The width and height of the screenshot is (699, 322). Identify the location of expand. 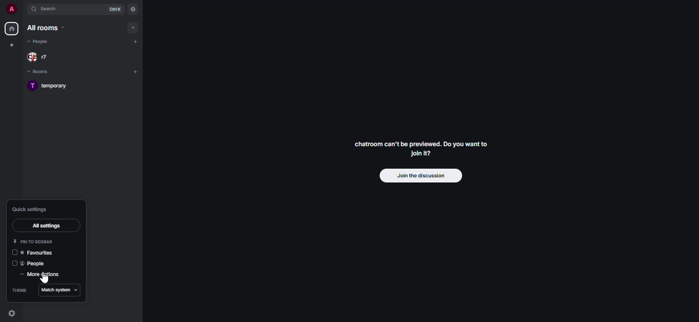
(21, 10).